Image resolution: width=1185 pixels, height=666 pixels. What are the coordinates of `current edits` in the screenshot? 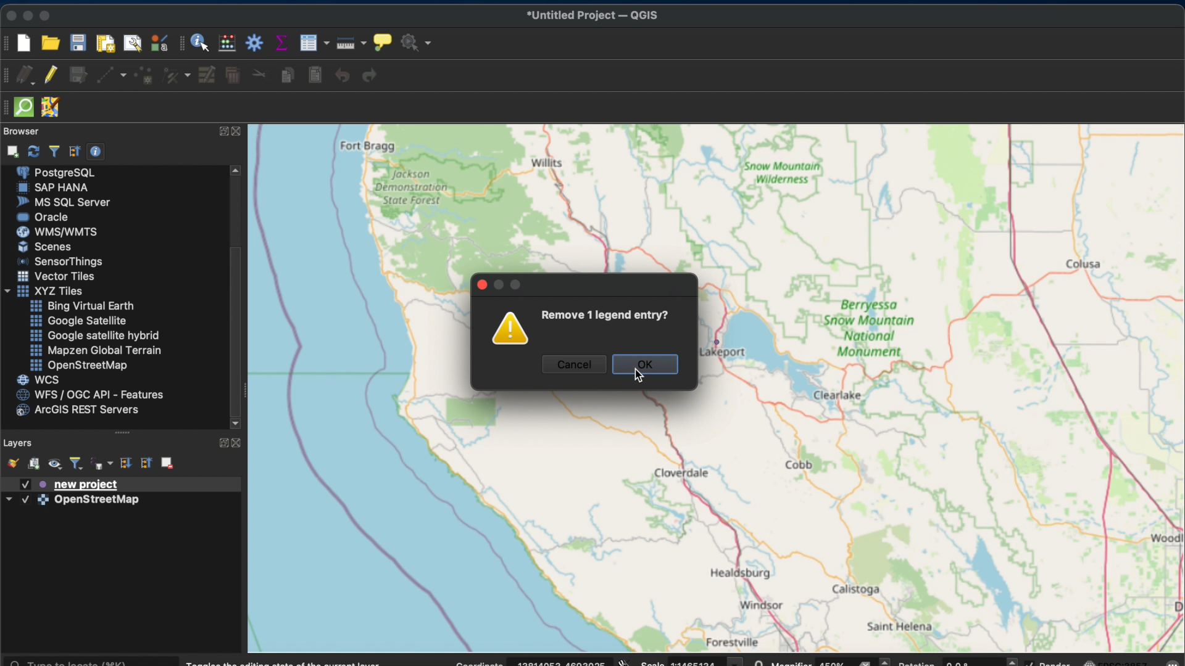 It's located at (27, 76).